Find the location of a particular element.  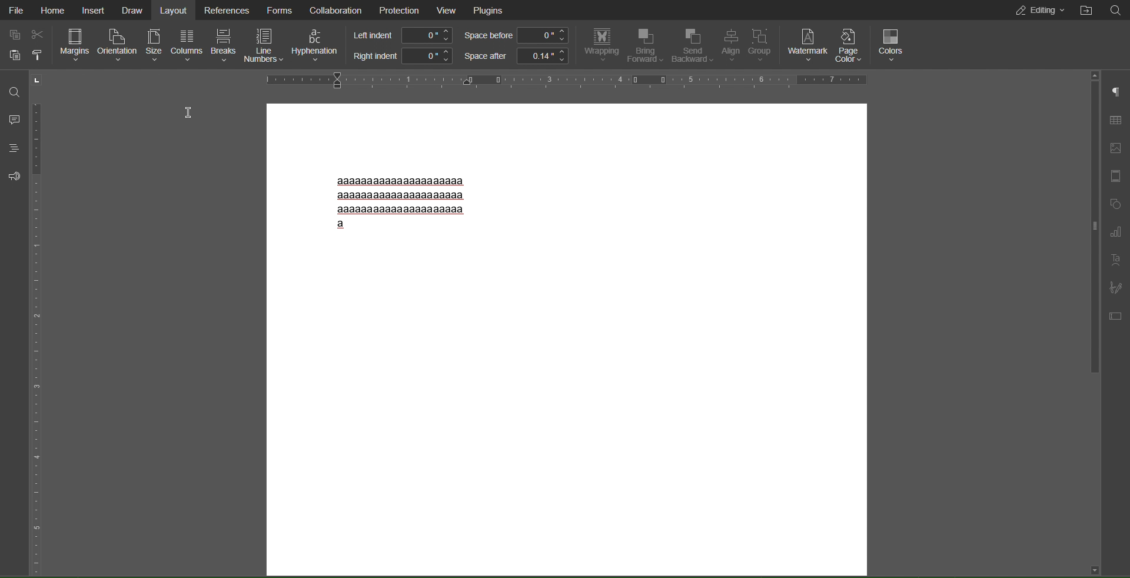

Bring Forward is located at coordinates (646, 45).